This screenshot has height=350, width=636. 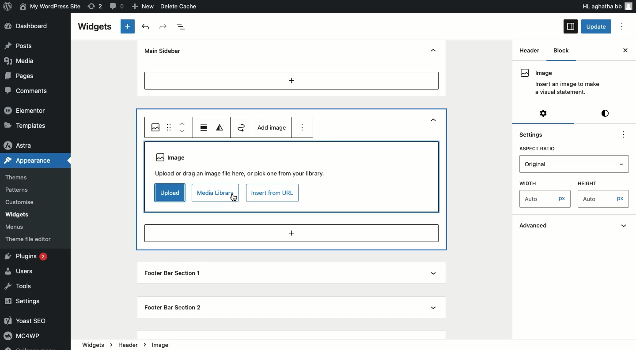 I want to click on Advance, so click(x=574, y=226).